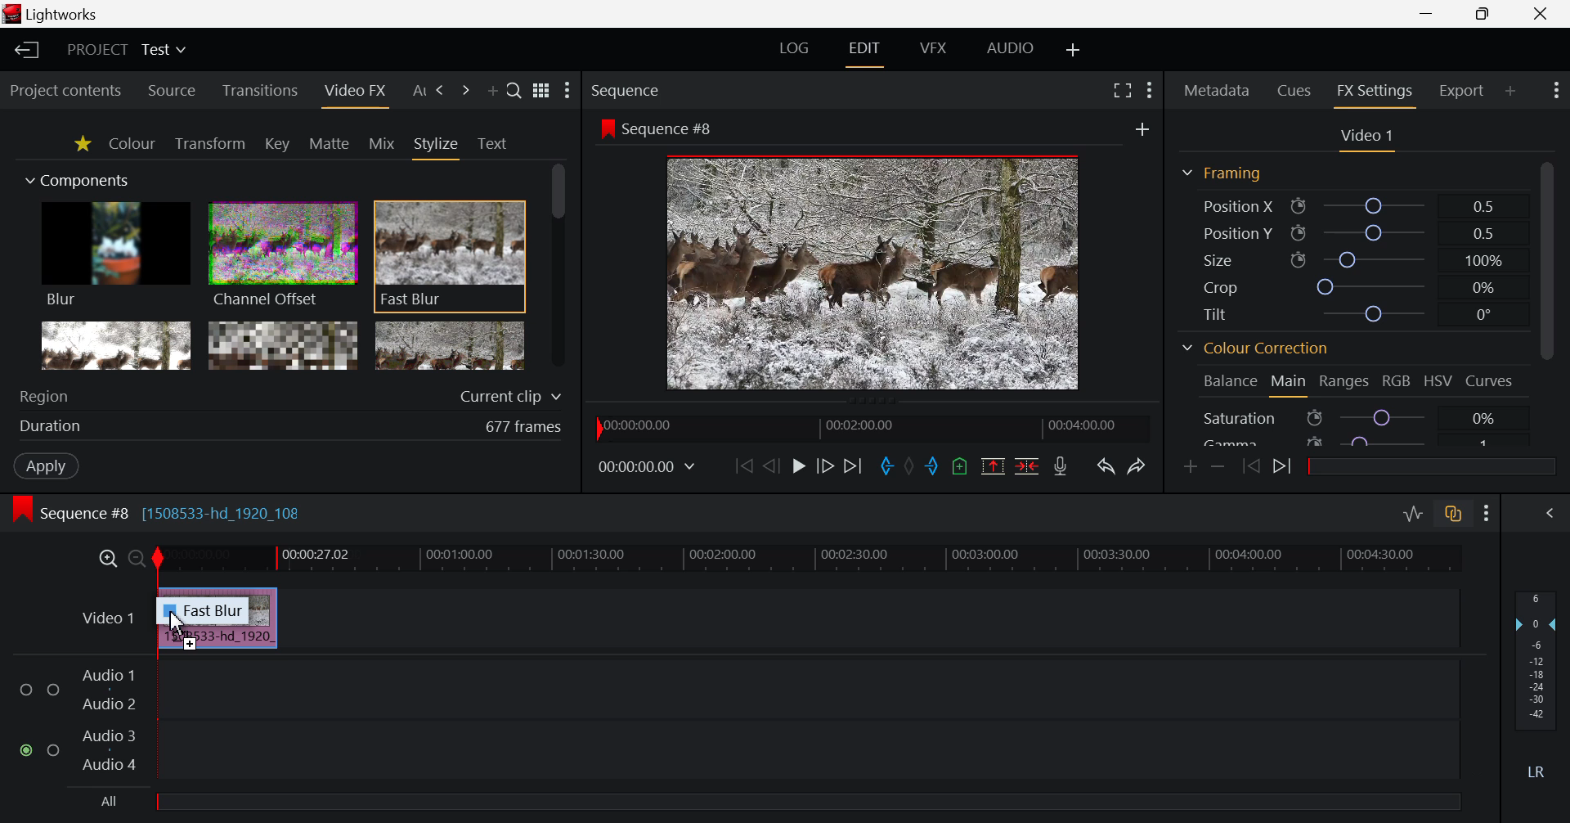  I want to click on Favorites, so click(83, 145).